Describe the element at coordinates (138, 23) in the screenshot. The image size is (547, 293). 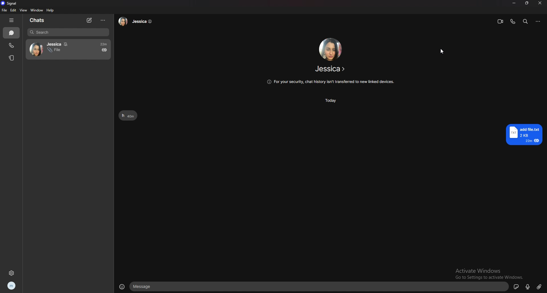
I see `Jessica ` at that location.